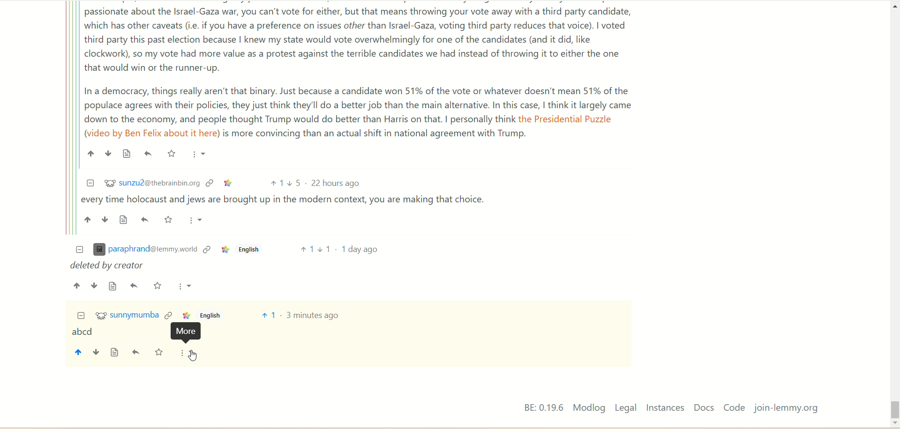 The height and width of the screenshot is (429, 900). Describe the element at coordinates (90, 183) in the screenshot. I see `Collapse` at that location.